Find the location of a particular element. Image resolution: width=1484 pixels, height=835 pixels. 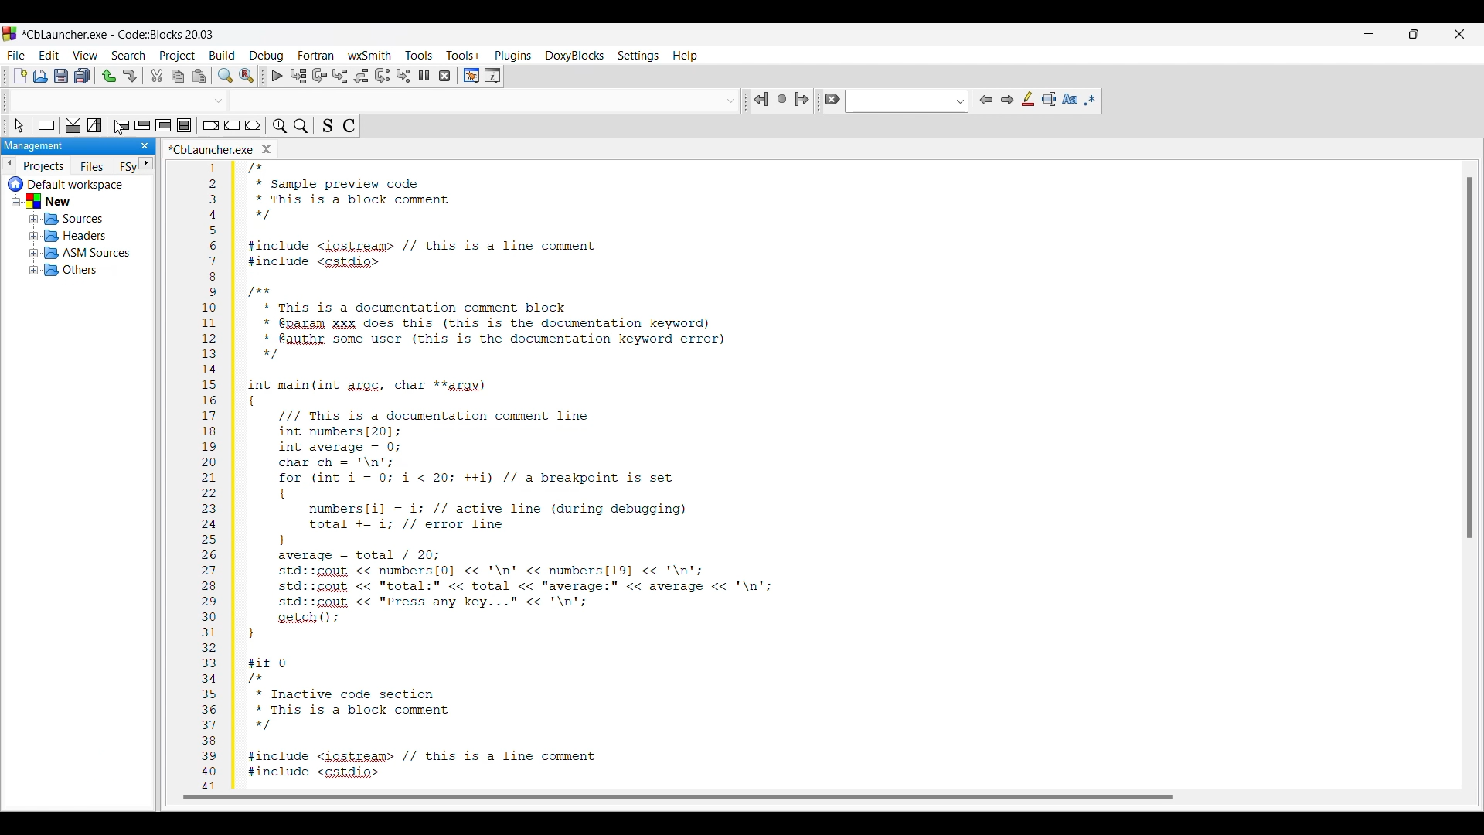

Find is located at coordinates (225, 76).